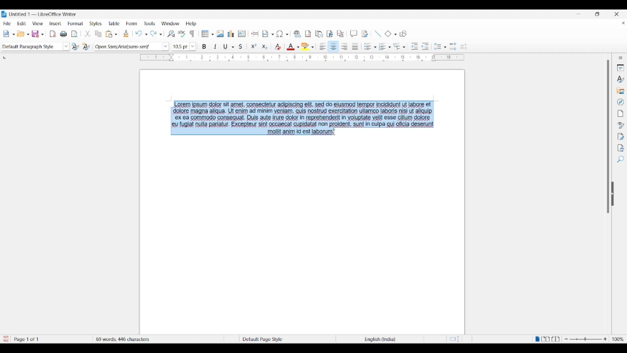 This screenshot has width=627, height=353. Describe the element at coordinates (297, 34) in the screenshot. I see `Insert hyperlink` at that location.